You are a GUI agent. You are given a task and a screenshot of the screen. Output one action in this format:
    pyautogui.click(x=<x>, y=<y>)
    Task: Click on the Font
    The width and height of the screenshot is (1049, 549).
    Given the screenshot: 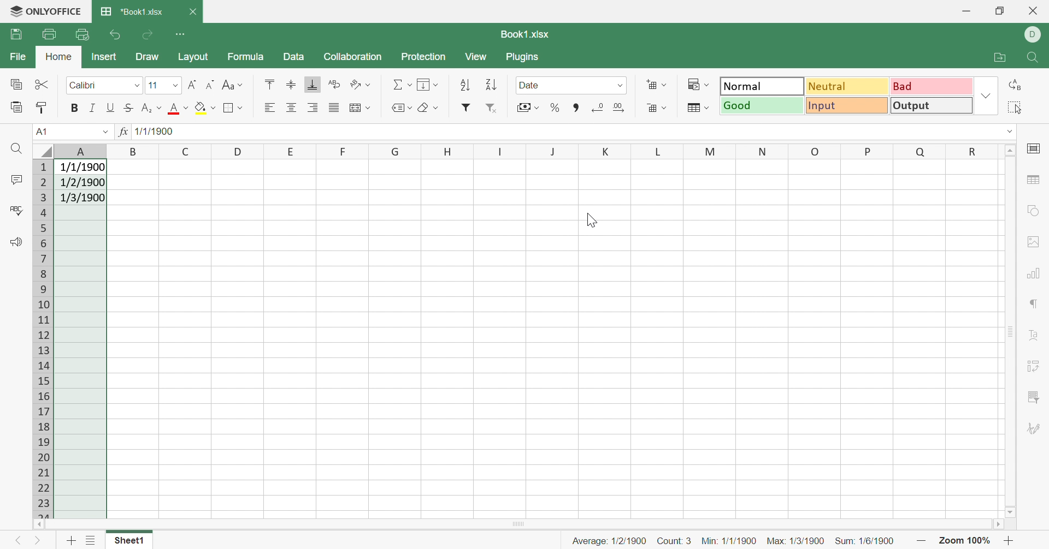 What is the action you would take?
    pyautogui.click(x=105, y=85)
    